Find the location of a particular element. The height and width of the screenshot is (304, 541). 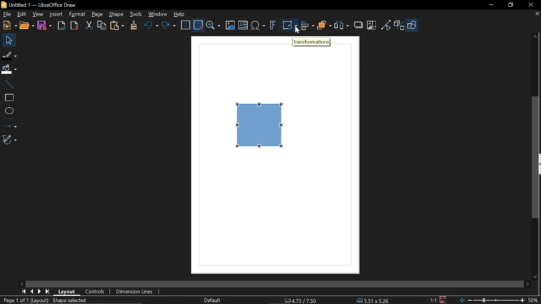

Zoom is located at coordinates (214, 25).